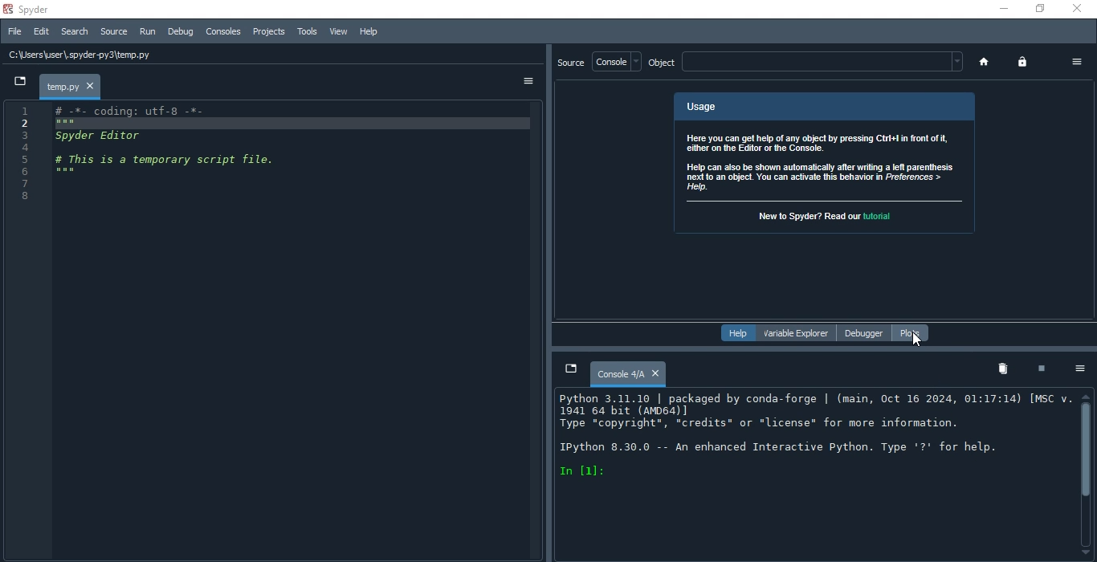 The height and width of the screenshot is (562, 1097). I want to click on source, so click(573, 63).